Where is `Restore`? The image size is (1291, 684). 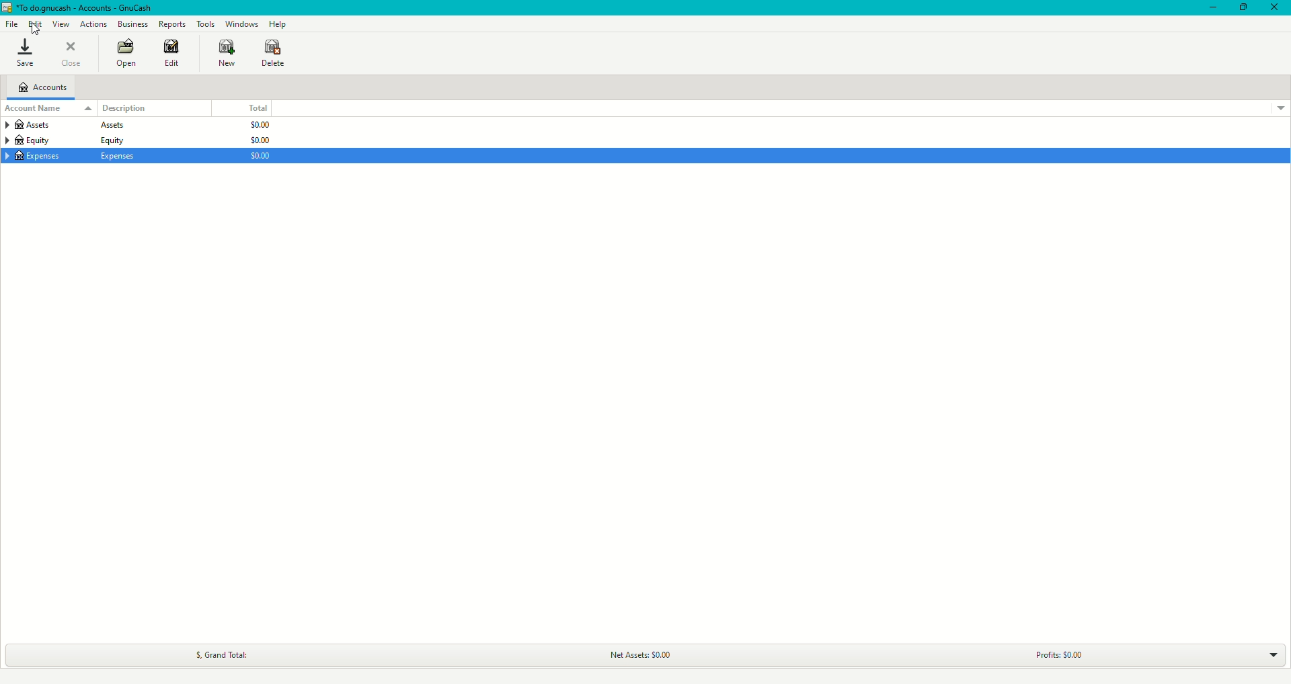
Restore is located at coordinates (1242, 8).